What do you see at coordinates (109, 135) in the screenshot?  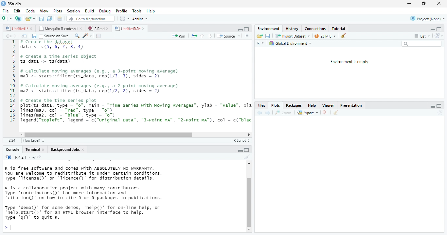 I see `horizontal scrollbar` at bounding box center [109, 135].